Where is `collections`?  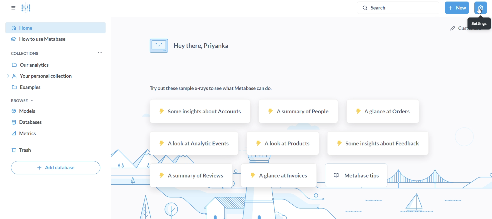 collections is located at coordinates (27, 53).